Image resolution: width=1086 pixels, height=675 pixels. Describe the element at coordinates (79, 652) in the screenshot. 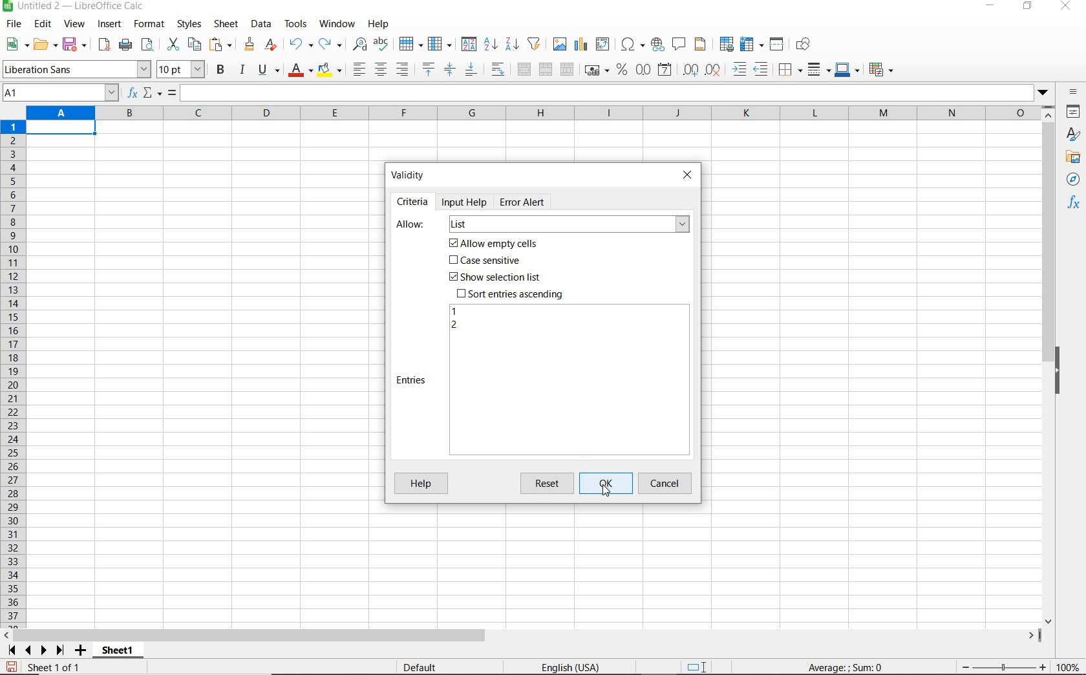

I see `add sheet` at that location.